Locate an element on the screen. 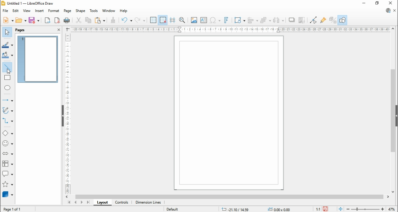  scroll bar is located at coordinates (229, 197).